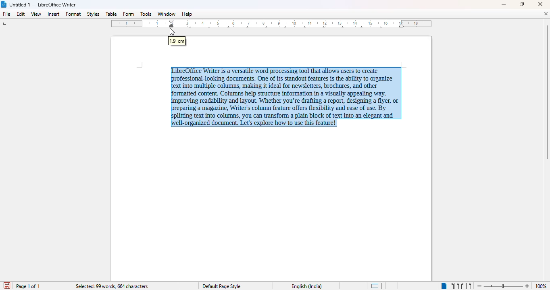 The image size is (550, 290). Describe the element at coordinates (528, 286) in the screenshot. I see `zoom in` at that location.